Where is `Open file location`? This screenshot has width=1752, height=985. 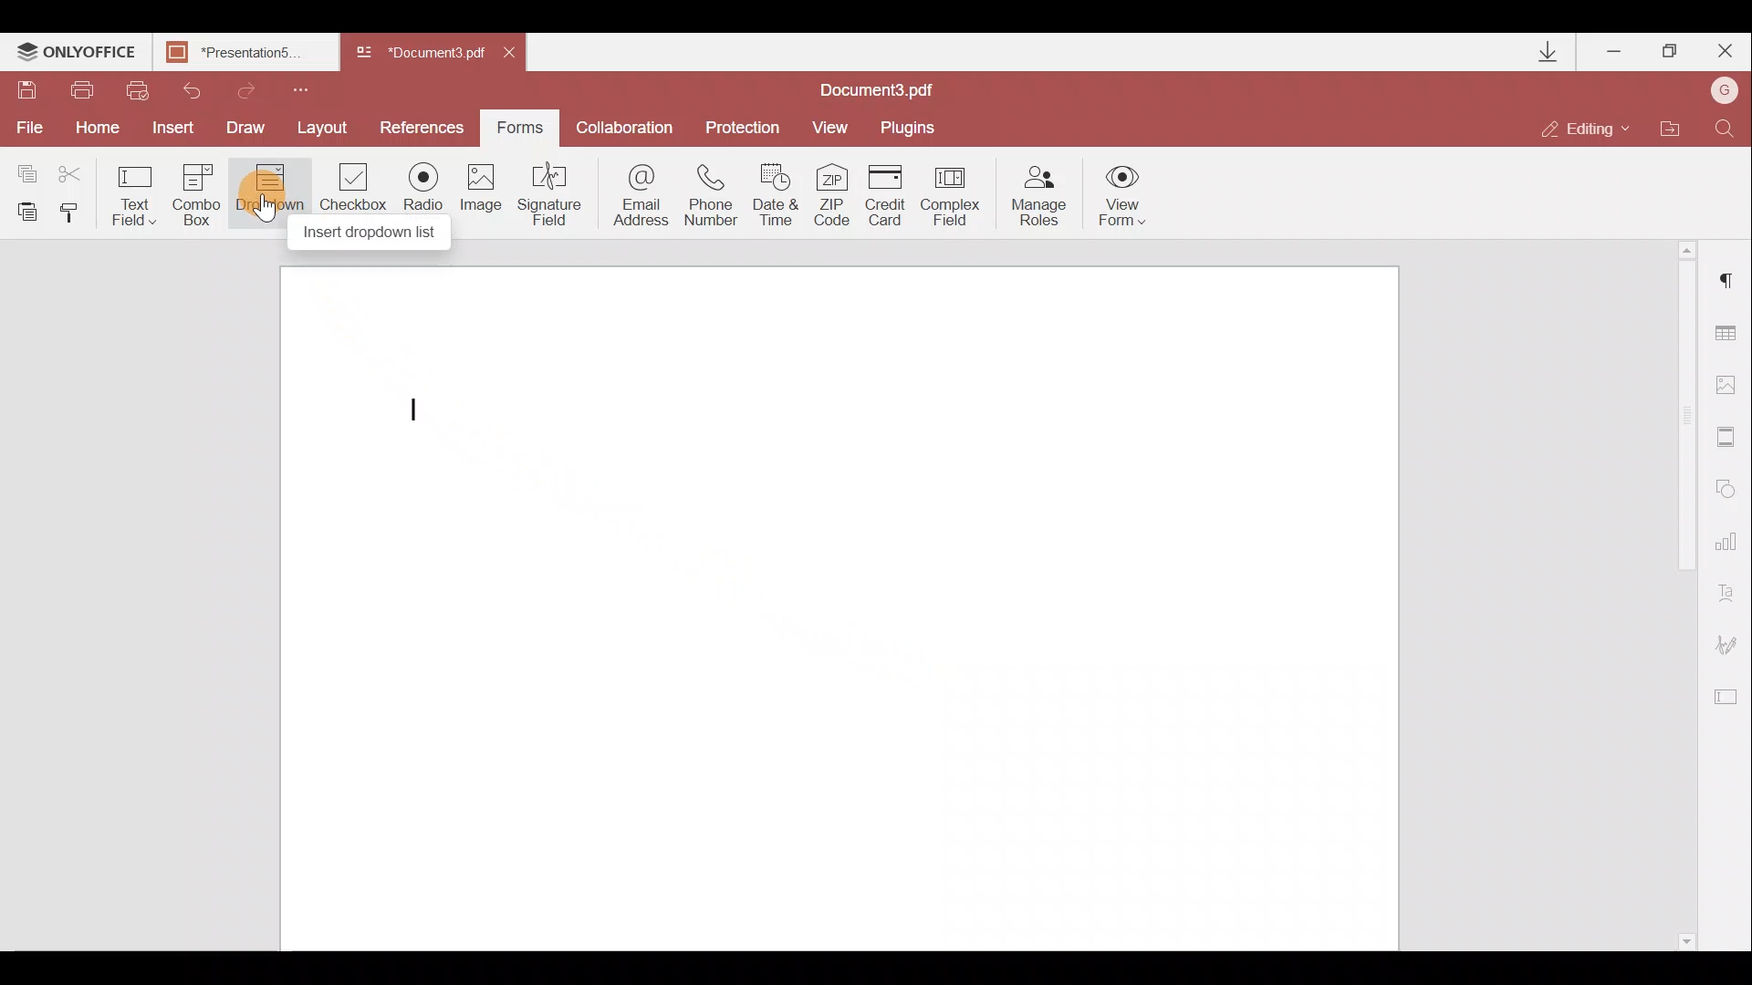
Open file location is located at coordinates (1672, 128).